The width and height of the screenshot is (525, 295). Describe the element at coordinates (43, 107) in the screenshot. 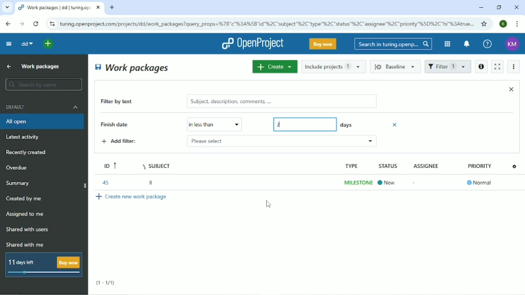

I see `Default` at that location.